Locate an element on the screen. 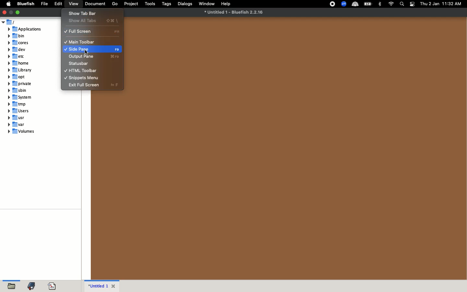 Image resolution: width=467 pixels, height=292 pixels. sbin is located at coordinates (19, 91).